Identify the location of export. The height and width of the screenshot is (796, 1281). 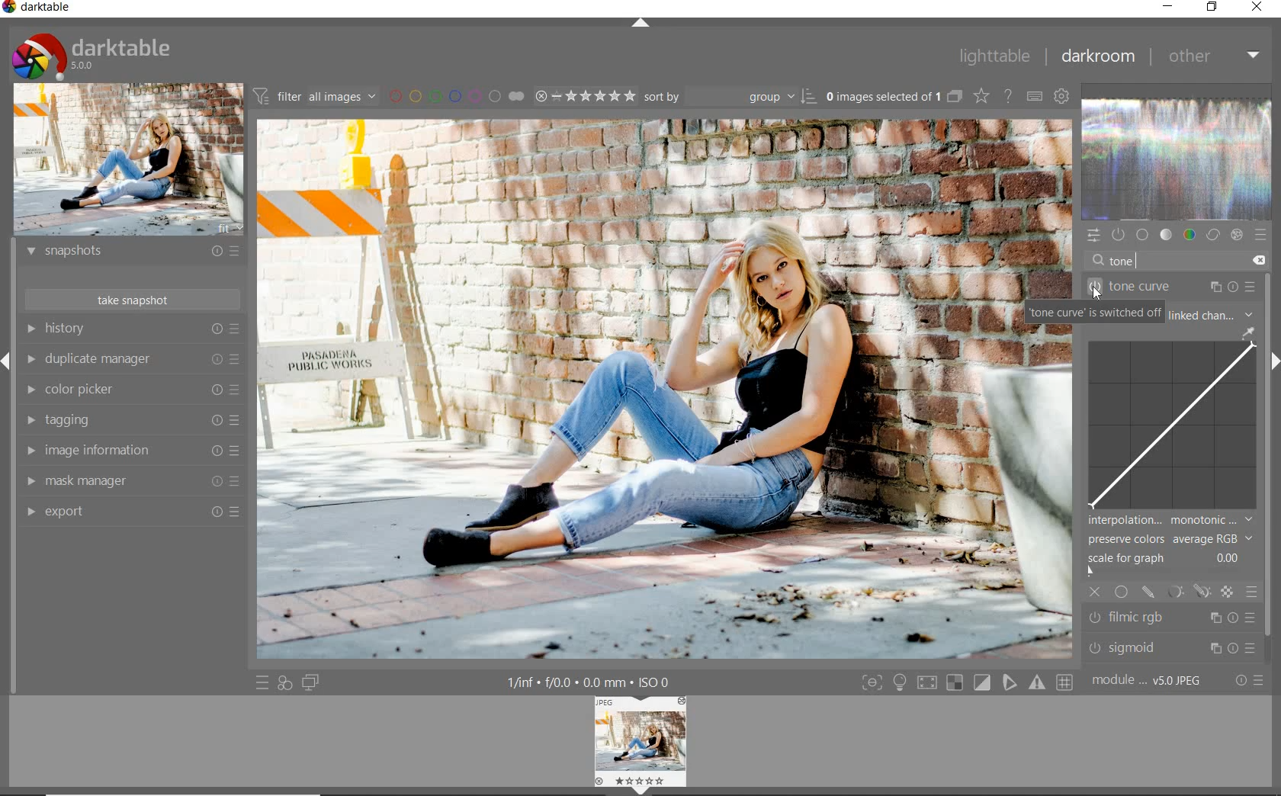
(129, 511).